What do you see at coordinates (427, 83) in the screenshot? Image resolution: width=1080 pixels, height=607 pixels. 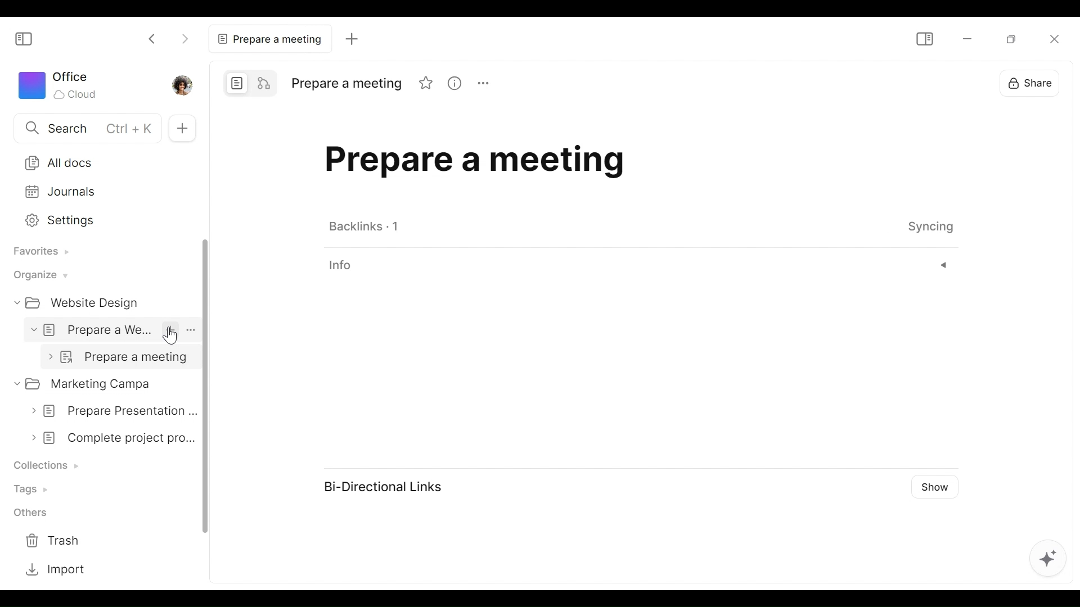 I see `Favorite` at bounding box center [427, 83].